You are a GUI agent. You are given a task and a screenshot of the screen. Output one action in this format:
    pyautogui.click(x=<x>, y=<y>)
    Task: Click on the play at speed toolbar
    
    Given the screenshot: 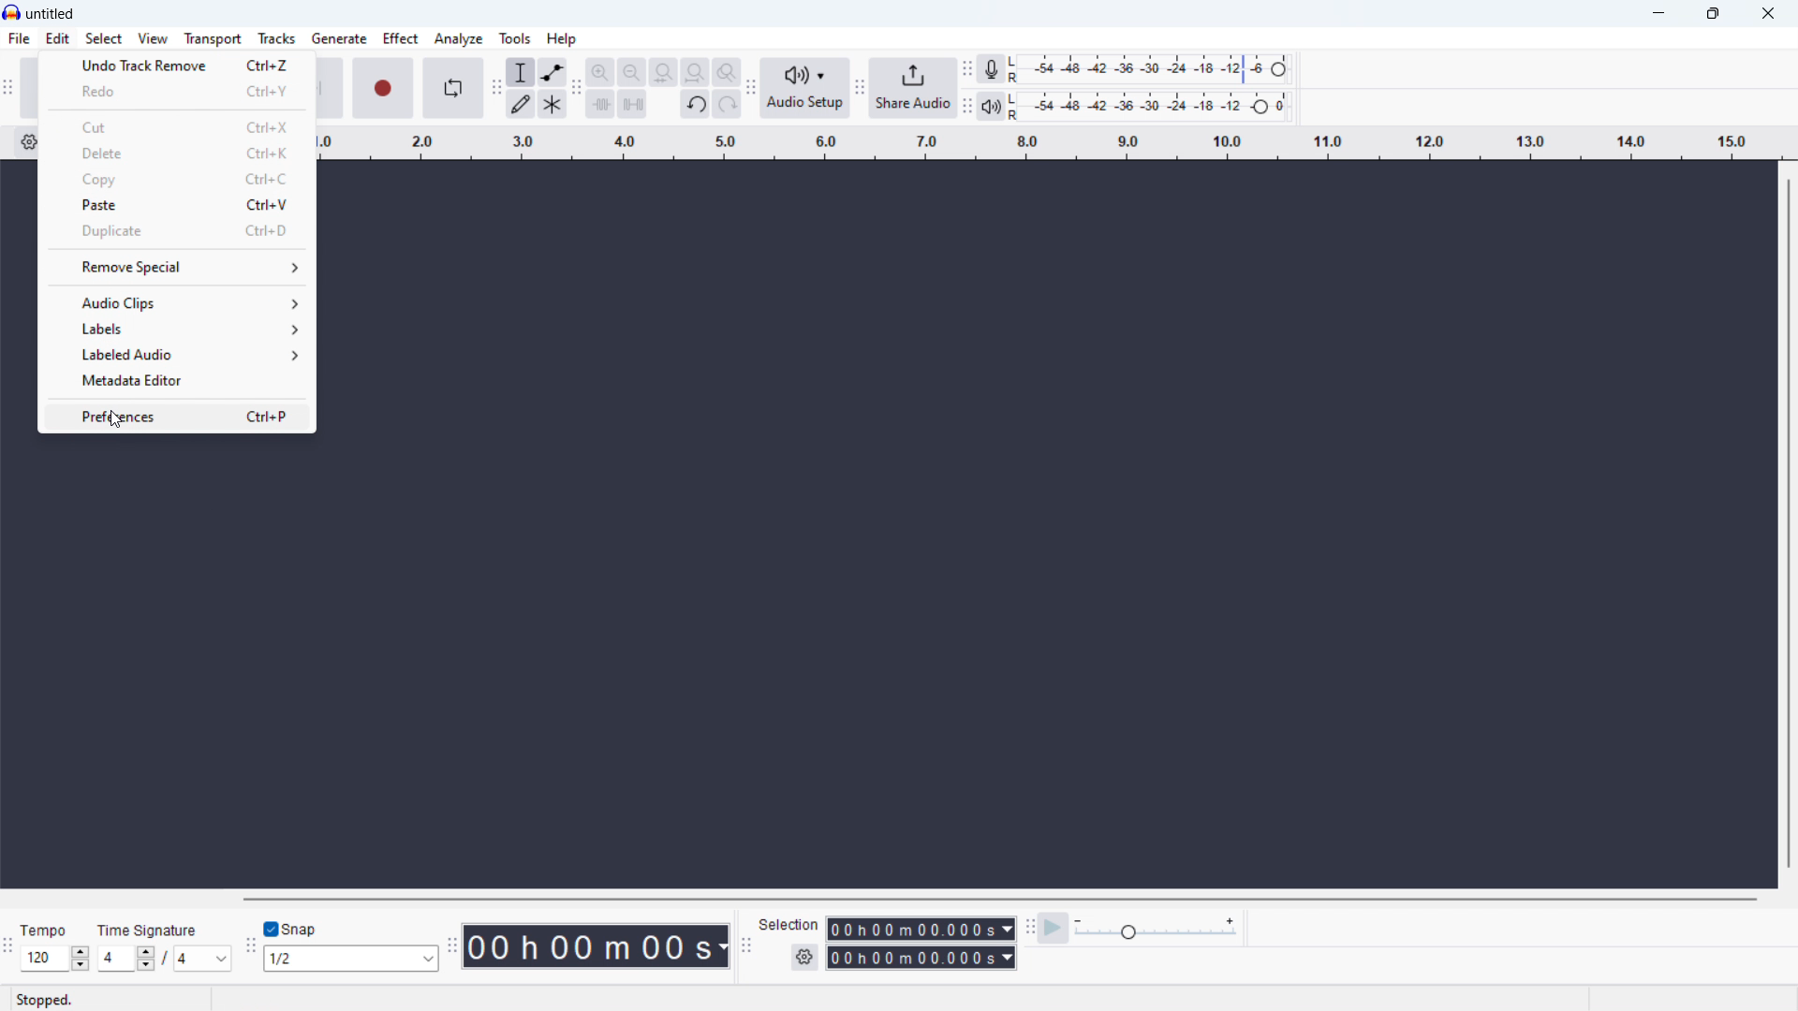 What is the action you would take?
    pyautogui.click(x=1029, y=929)
    